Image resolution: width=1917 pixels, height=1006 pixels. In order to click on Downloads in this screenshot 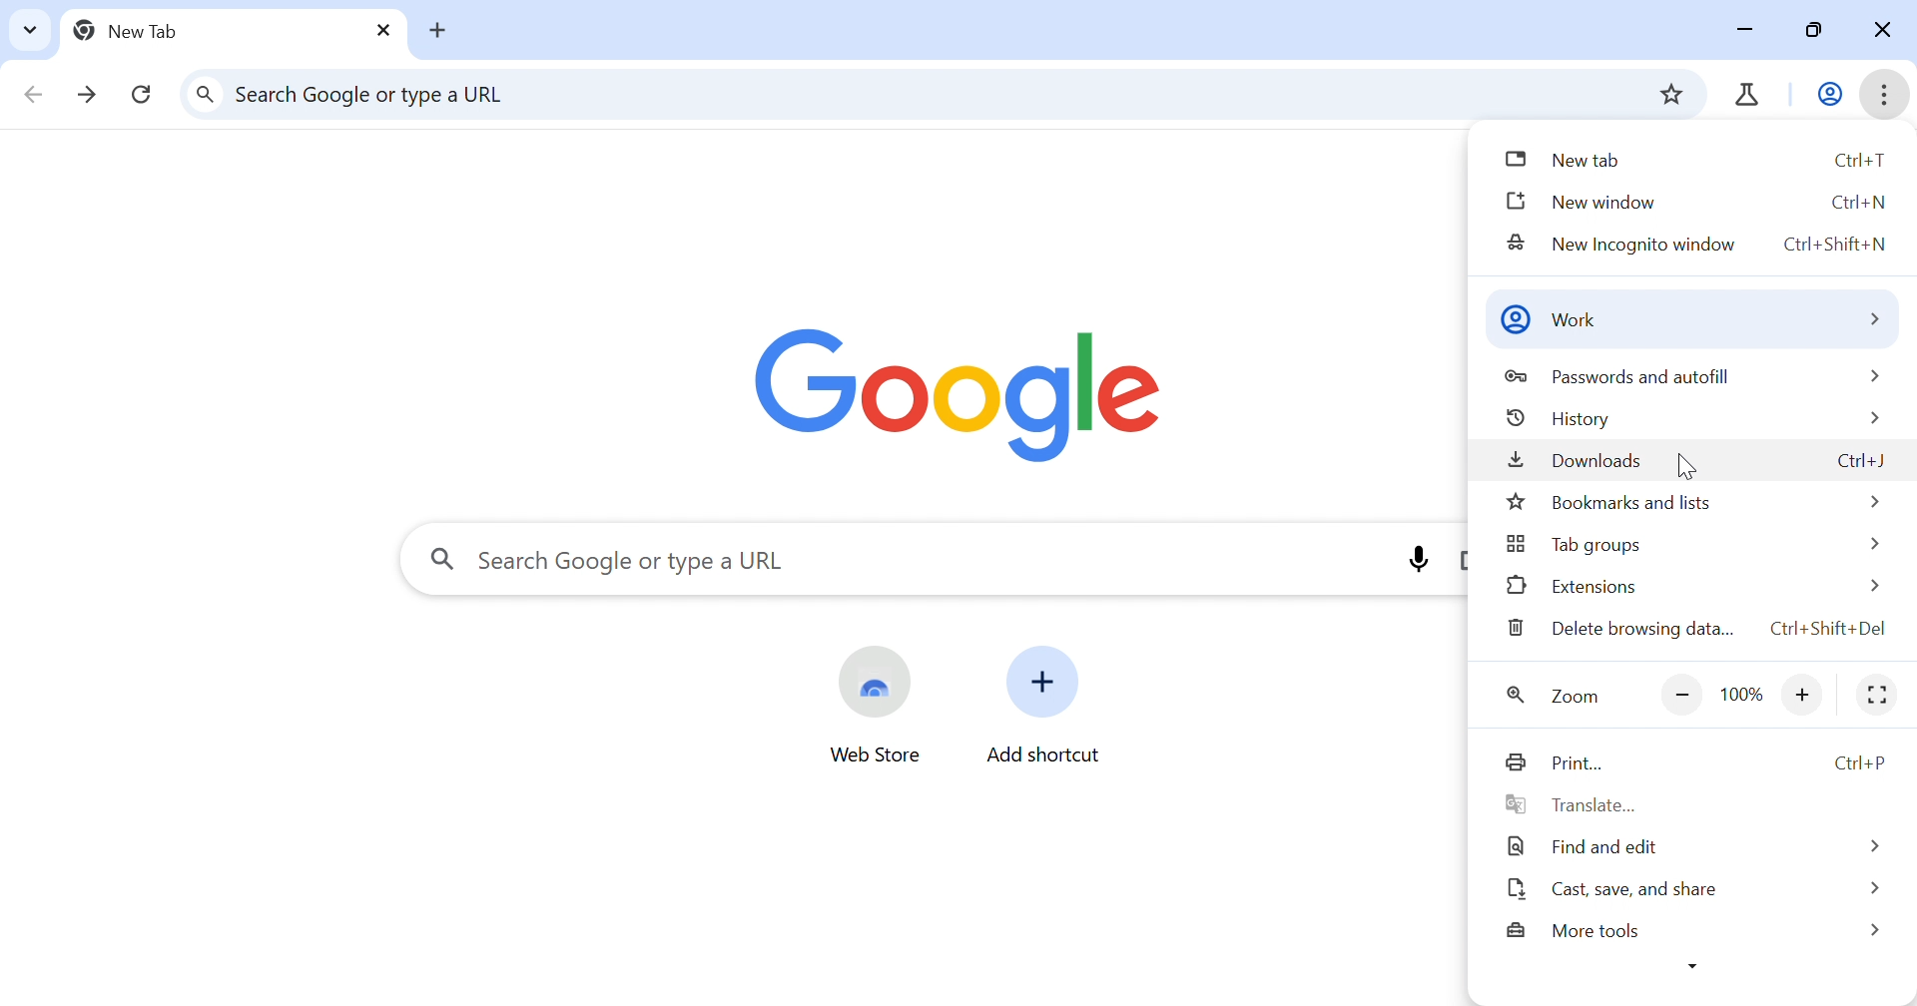, I will do `click(1578, 461)`.